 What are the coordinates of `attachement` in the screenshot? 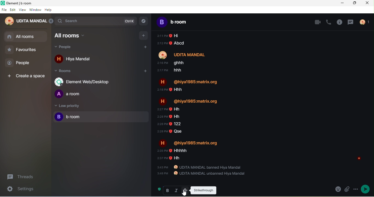 It's located at (338, 189).